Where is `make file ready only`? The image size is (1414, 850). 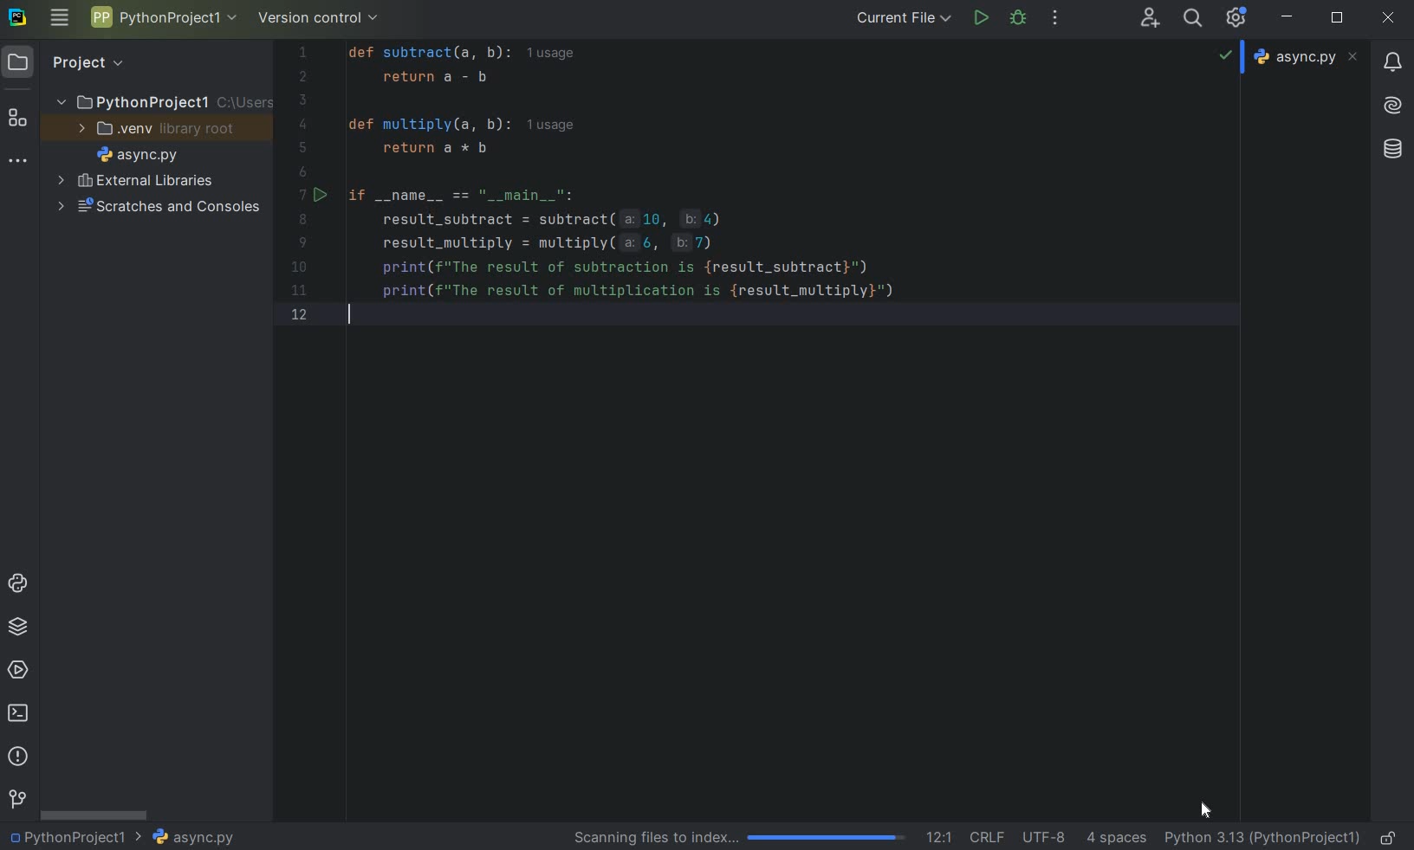 make file ready only is located at coordinates (1391, 838).